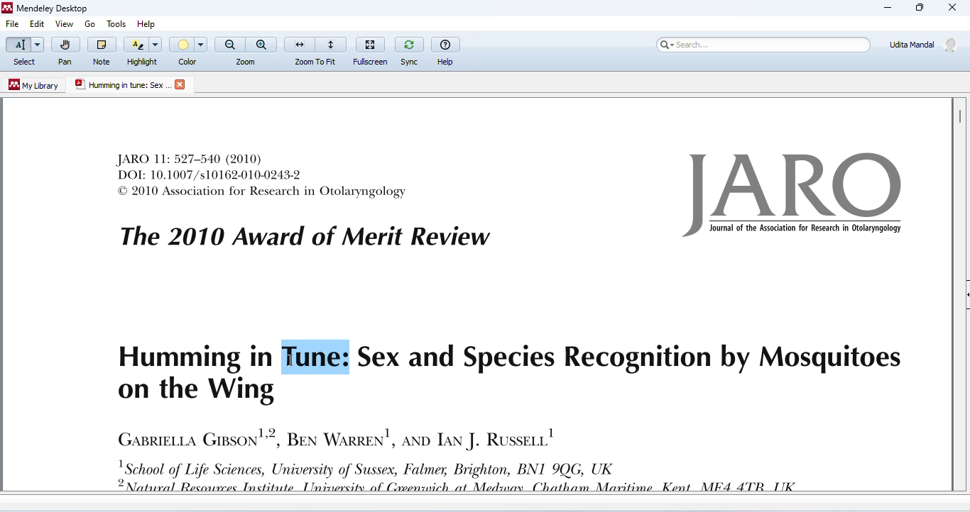  What do you see at coordinates (36, 25) in the screenshot?
I see `edit` at bounding box center [36, 25].